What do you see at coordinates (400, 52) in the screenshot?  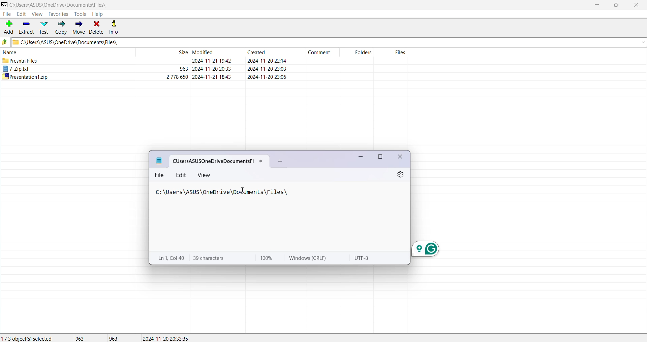 I see `files` at bounding box center [400, 52].